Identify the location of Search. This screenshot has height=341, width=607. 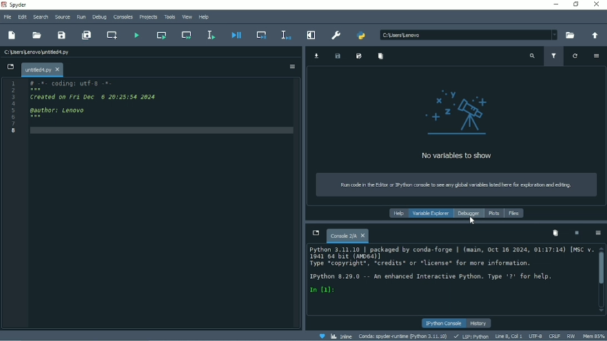
(41, 17).